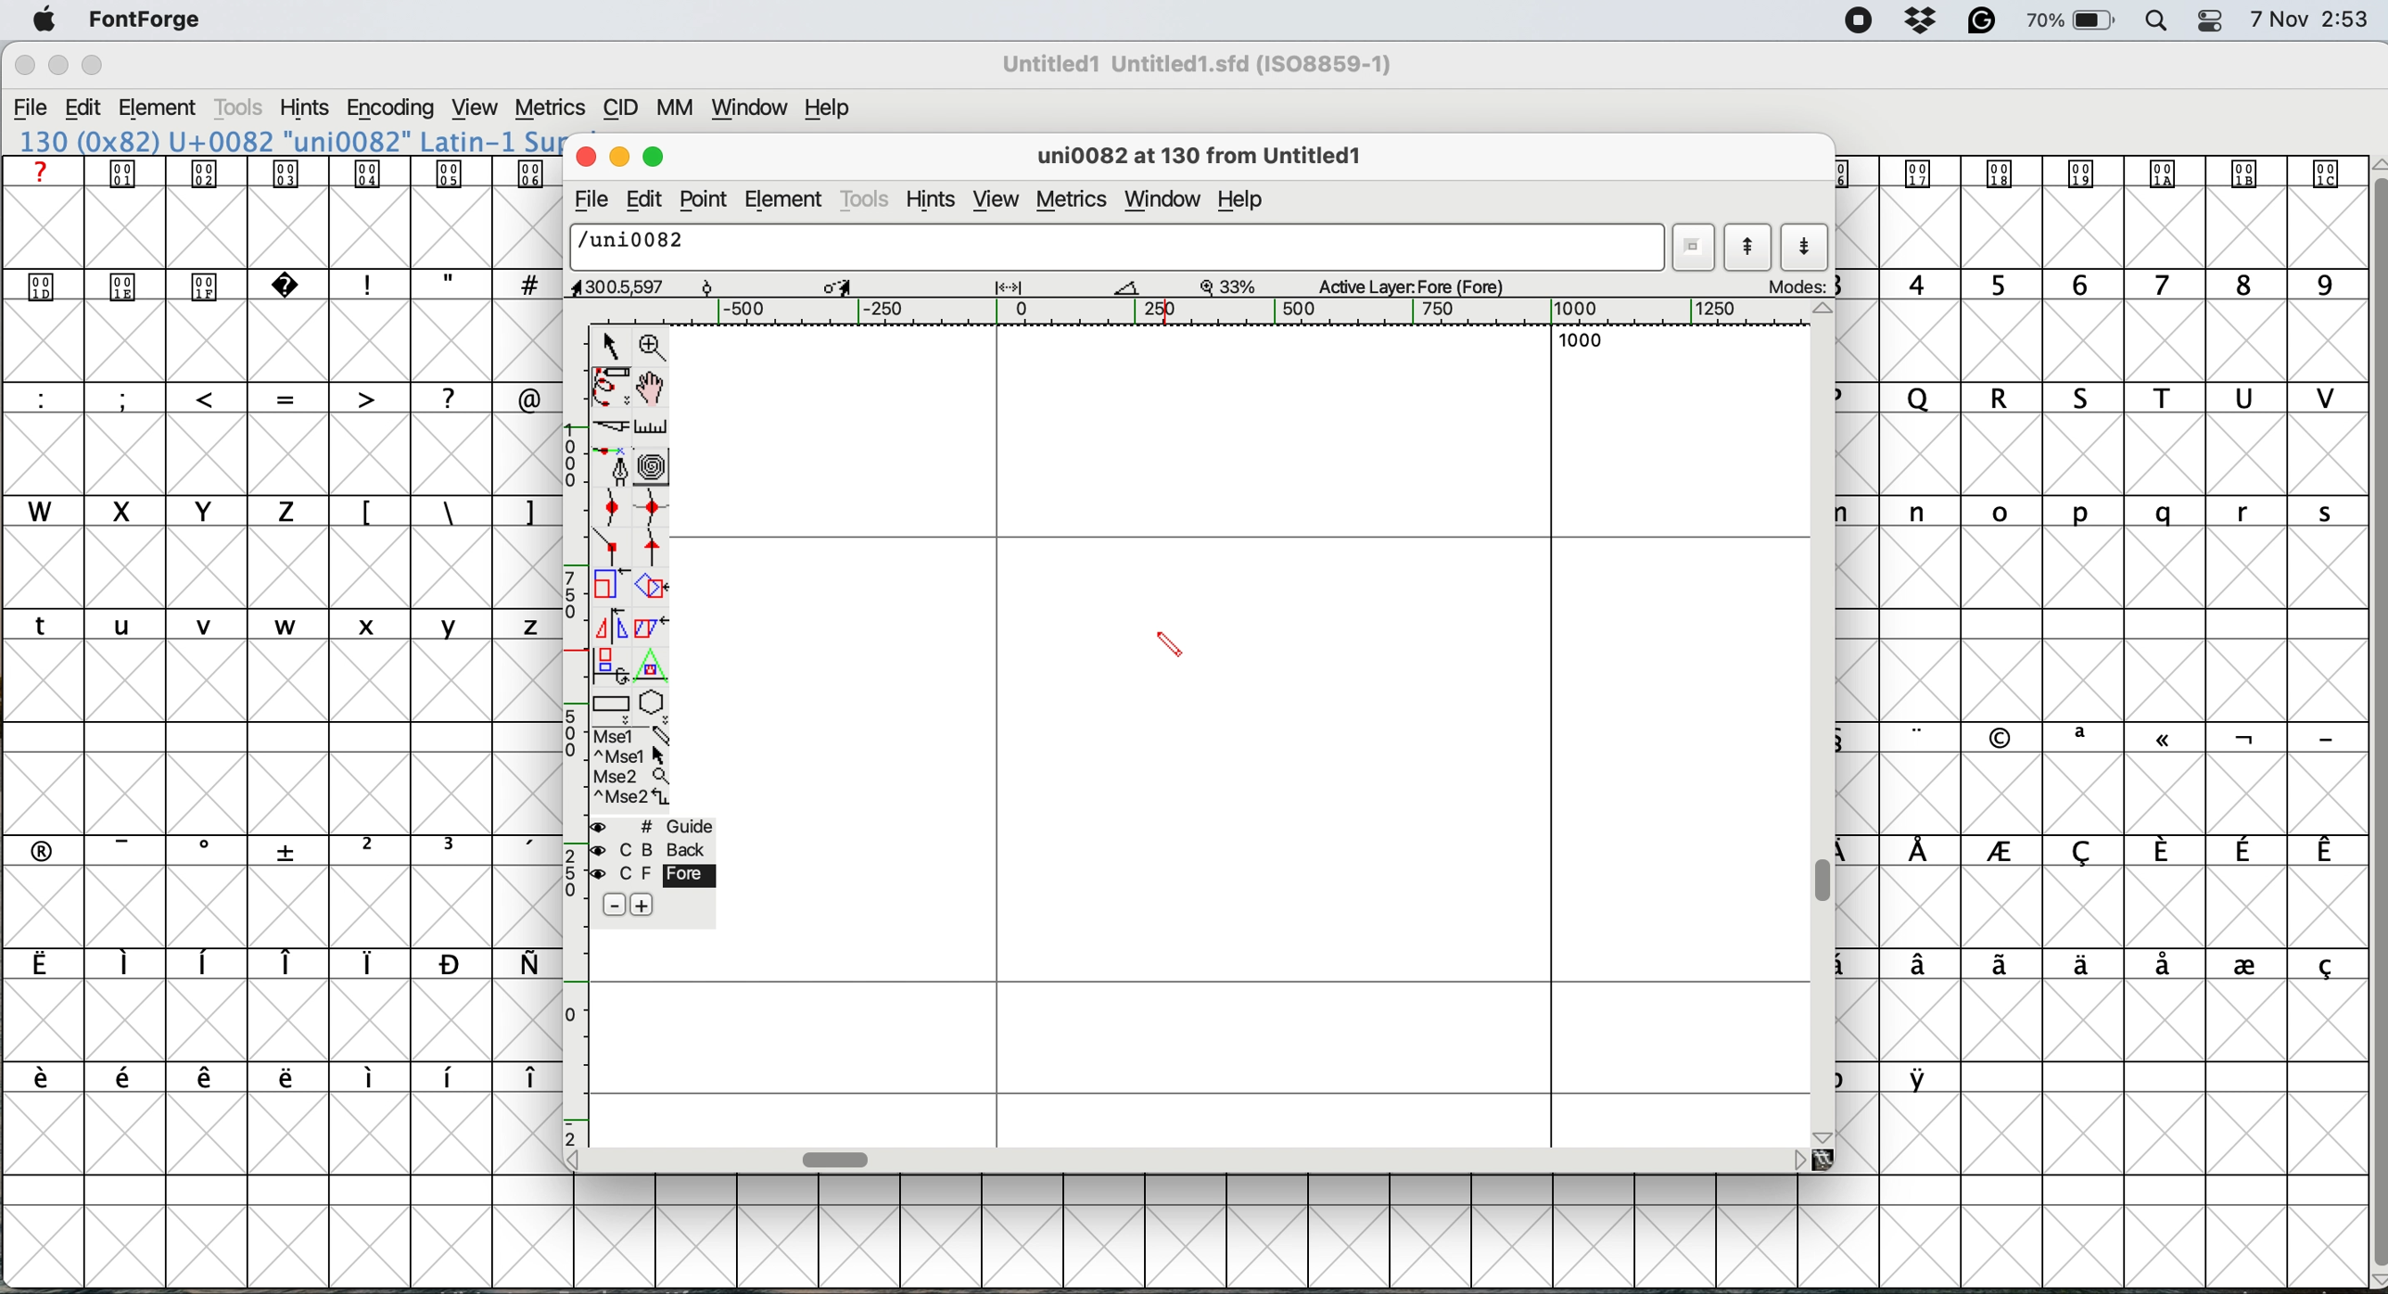 This screenshot has width=2388, height=1294. Describe the element at coordinates (1804, 249) in the screenshot. I see `show next letter` at that location.